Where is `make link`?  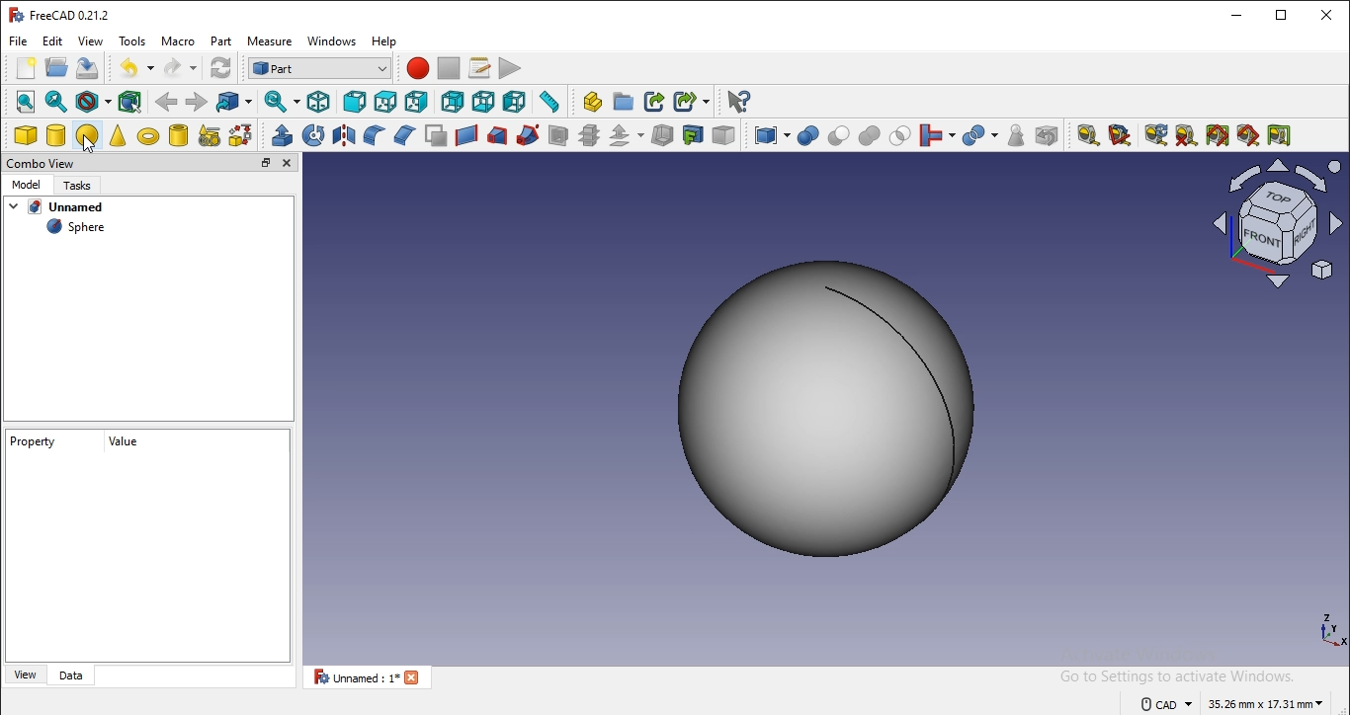 make link is located at coordinates (655, 102).